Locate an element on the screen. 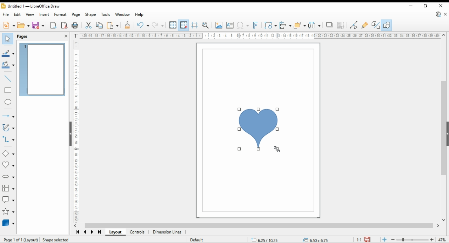 Image resolution: width=449 pixels, height=243 pixels. lines and arrows is located at coordinates (8, 115).